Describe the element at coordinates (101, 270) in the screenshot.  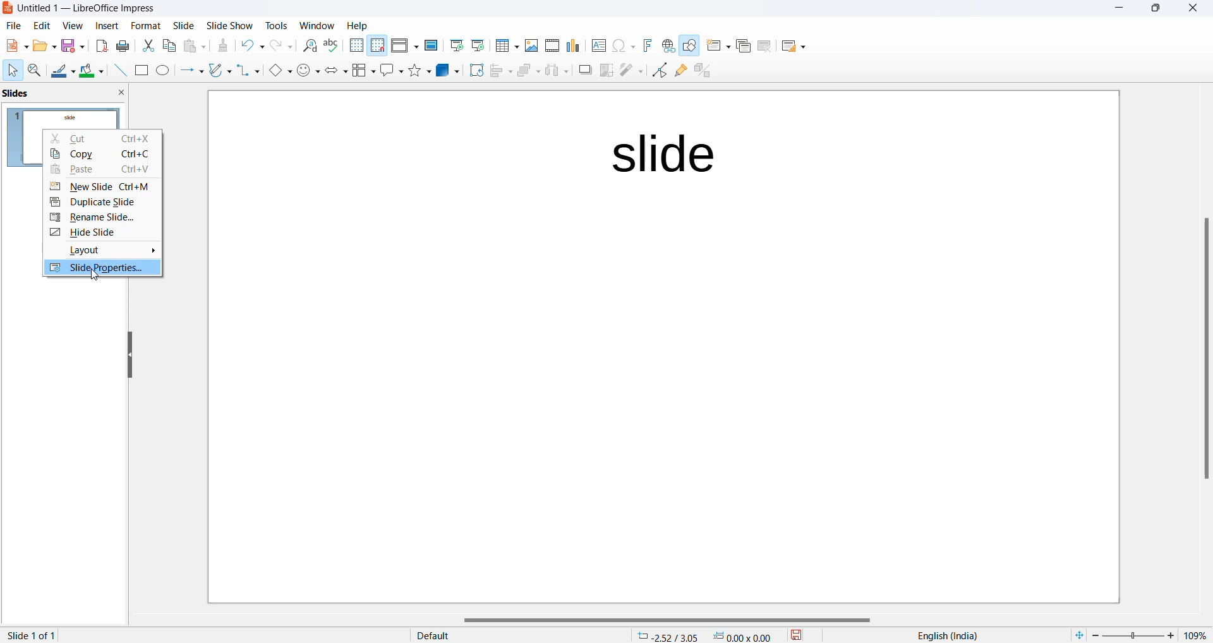
I see `side properties` at that location.